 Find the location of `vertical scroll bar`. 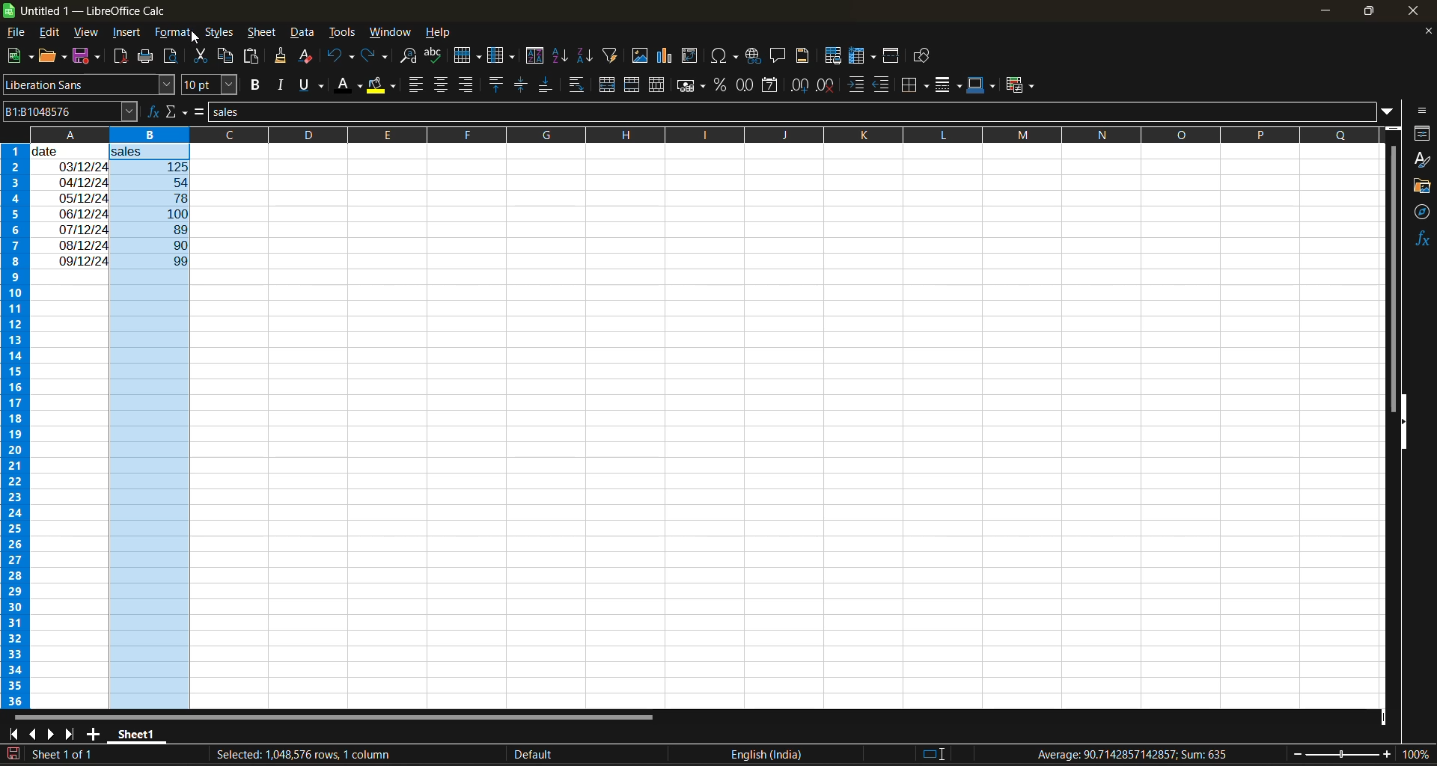

vertical scroll bar is located at coordinates (1393, 264).